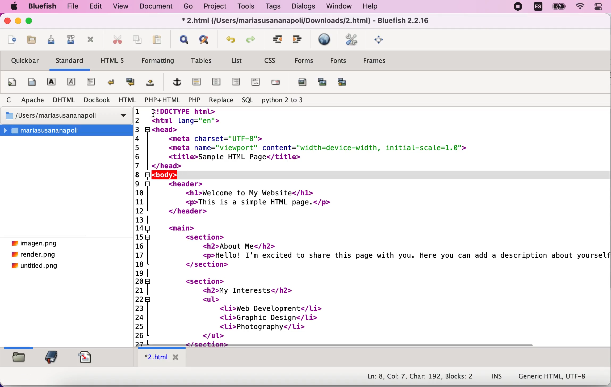 Image resolution: width=611 pixels, height=387 pixels. What do you see at coordinates (324, 41) in the screenshot?
I see `preview in browser` at bounding box center [324, 41].